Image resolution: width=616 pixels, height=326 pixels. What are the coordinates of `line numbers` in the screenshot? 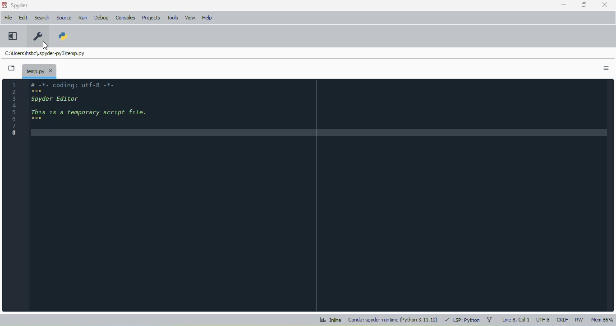 It's located at (14, 108).